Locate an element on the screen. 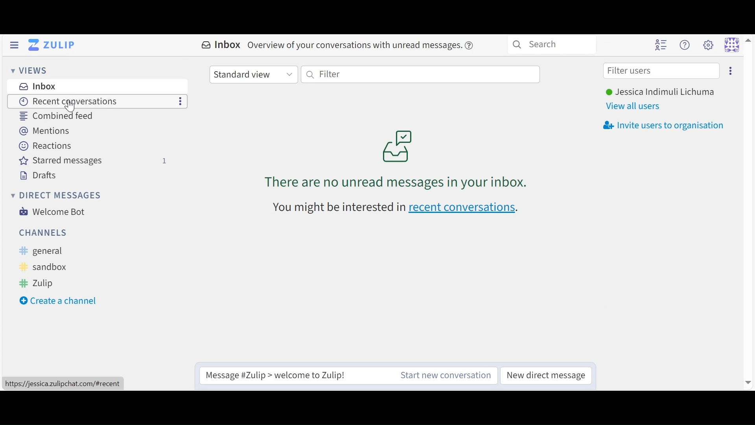  Filter users is located at coordinates (662, 70).